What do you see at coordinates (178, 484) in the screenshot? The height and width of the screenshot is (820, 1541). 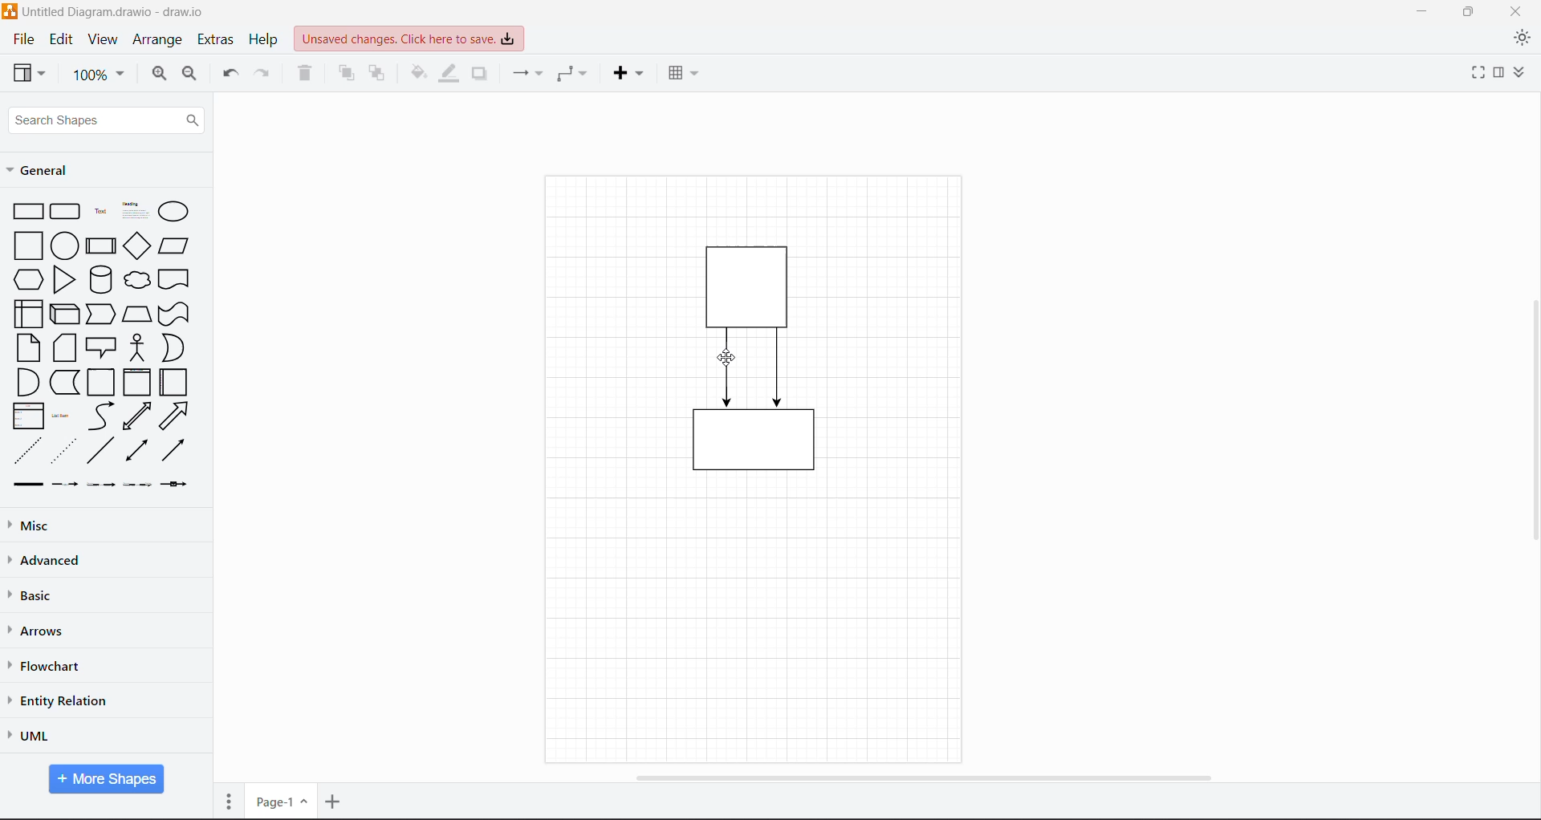 I see `connector with symbol` at bounding box center [178, 484].